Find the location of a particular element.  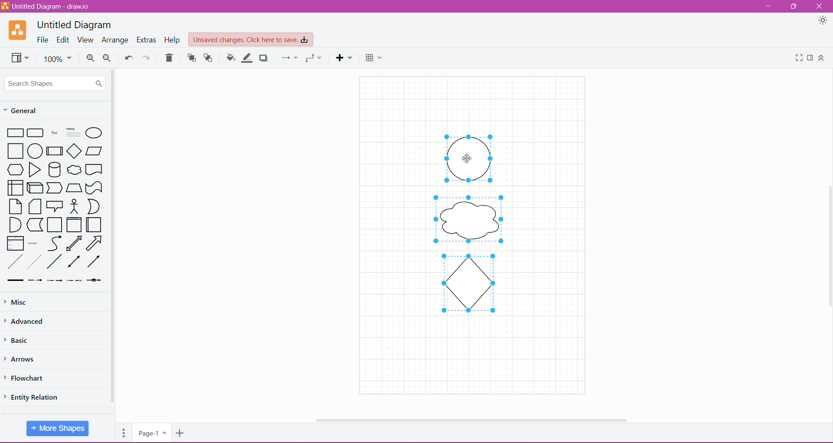

Connection is located at coordinates (288, 57).